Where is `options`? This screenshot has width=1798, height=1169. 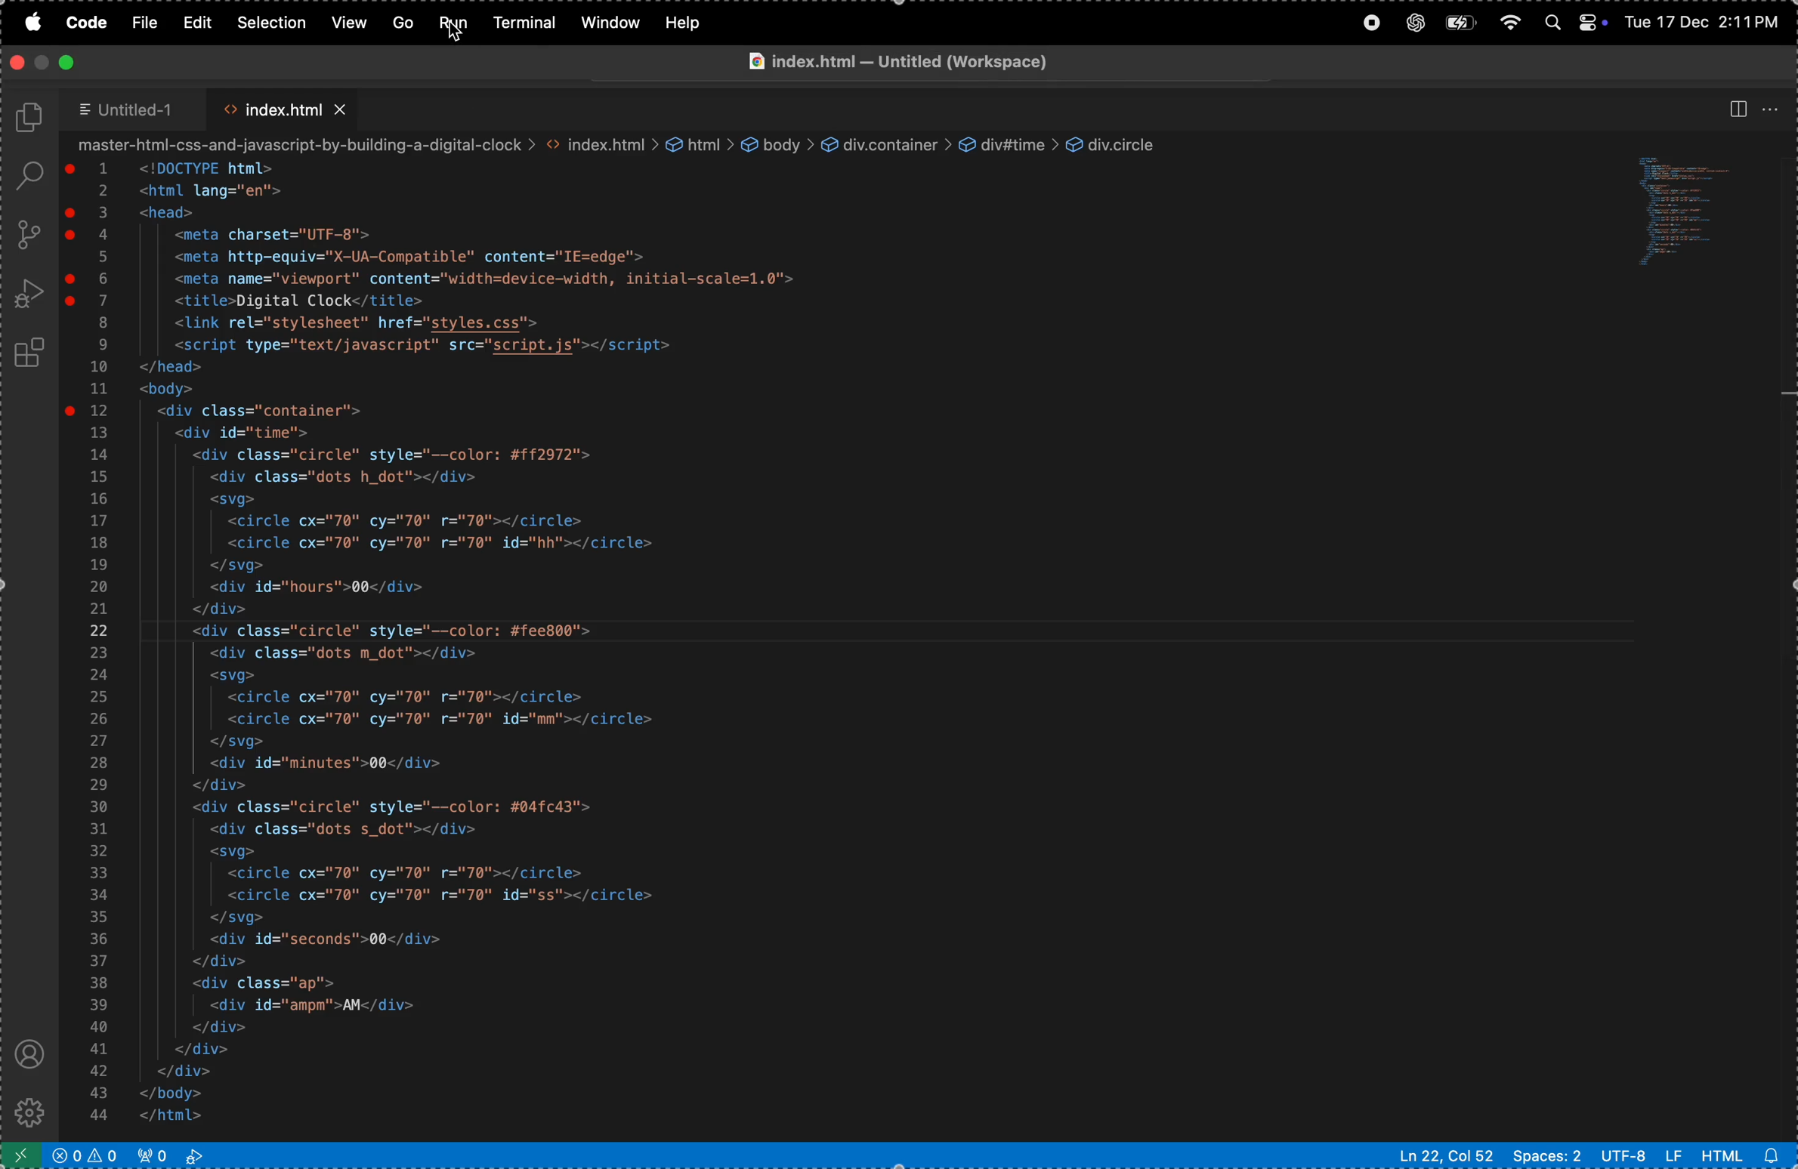
options is located at coordinates (1774, 106).